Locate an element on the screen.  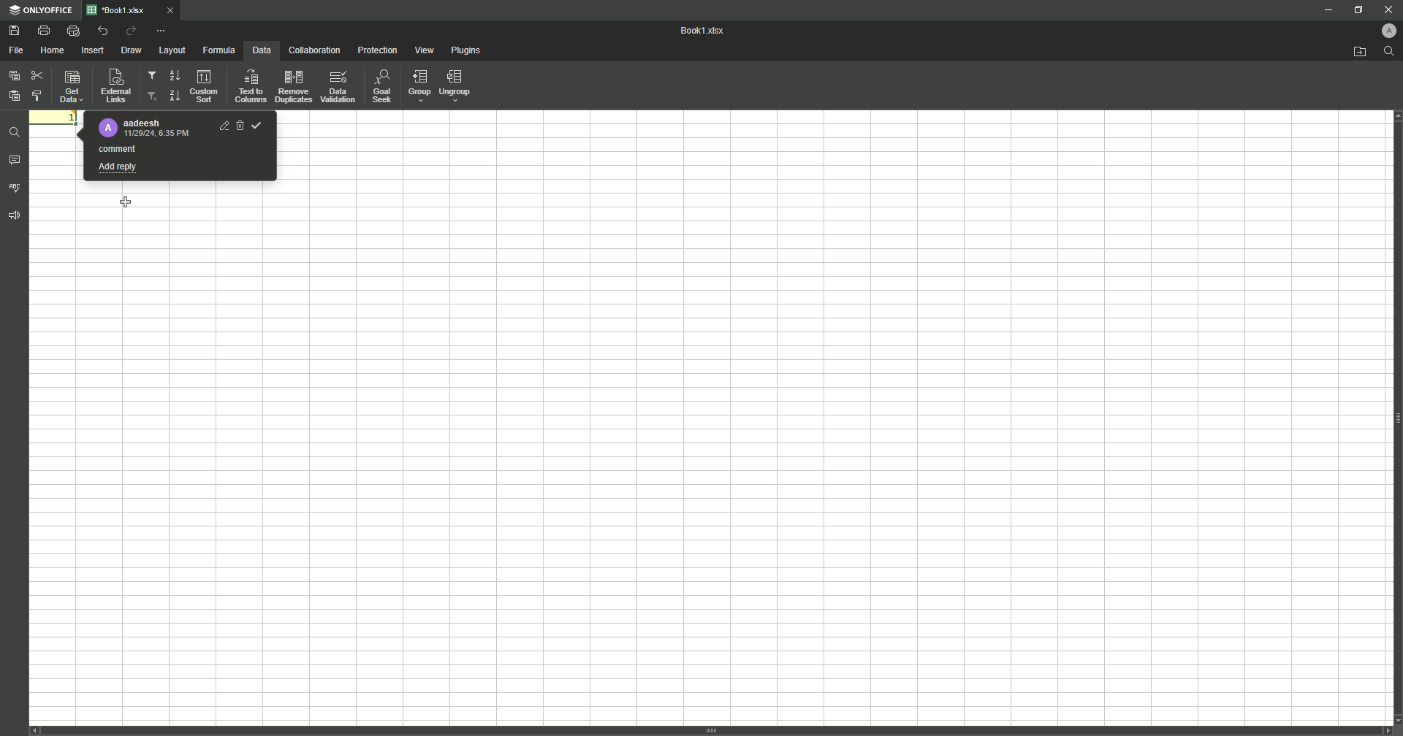
Tab 1 is located at coordinates (138, 10).